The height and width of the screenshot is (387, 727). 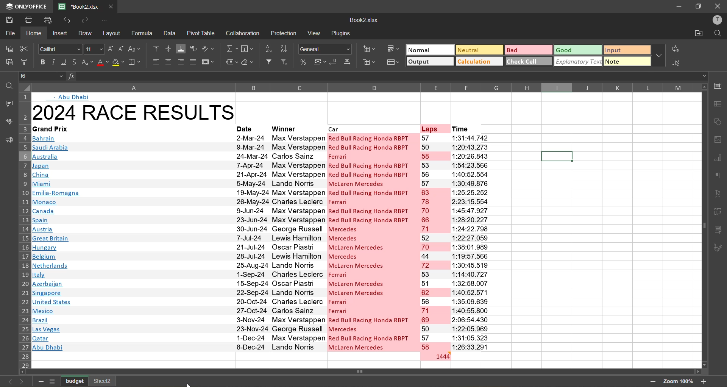 I want to click on date, so click(x=251, y=242).